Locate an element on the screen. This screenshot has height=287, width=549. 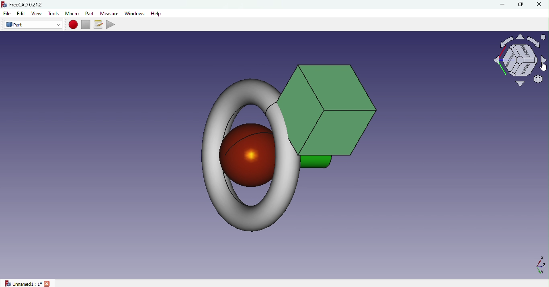
cursor is located at coordinates (542, 67).